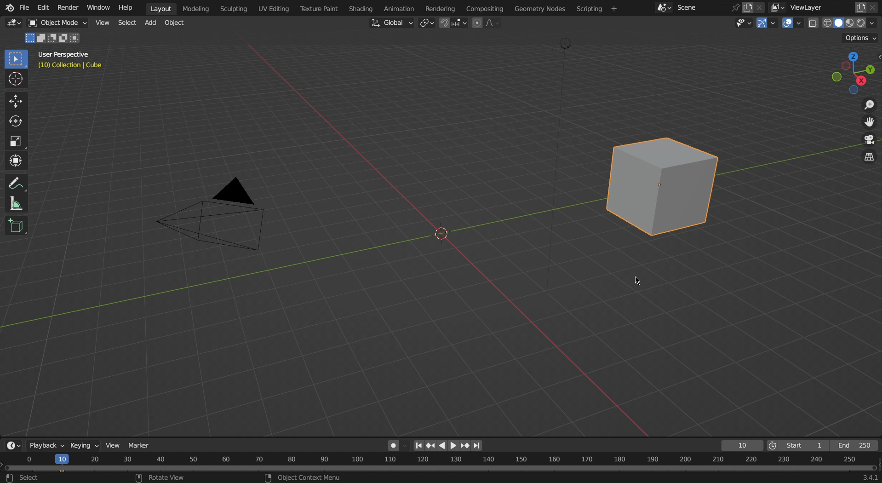 This screenshot has height=483, width=882. Describe the element at coordinates (443, 446) in the screenshot. I see `left` at that location.